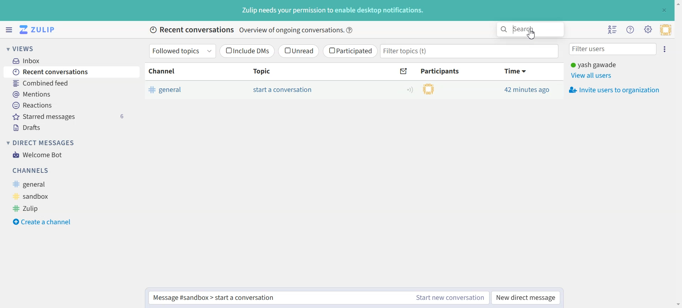 The width and height of the screenshot is (682, 308). Describe the element at coordinates (594, 75) in the screenshot. I see `View all users` at that location.